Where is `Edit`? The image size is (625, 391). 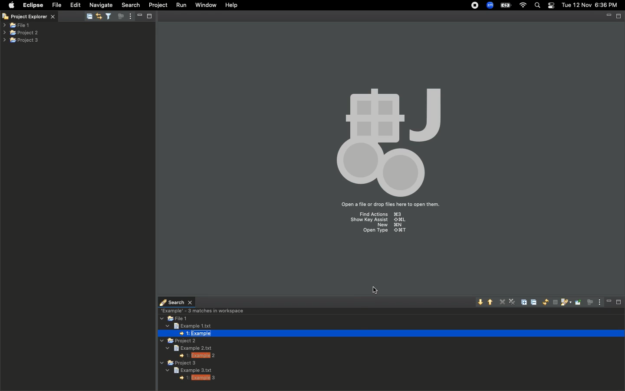
Edit is located at coordinates (76, 5).